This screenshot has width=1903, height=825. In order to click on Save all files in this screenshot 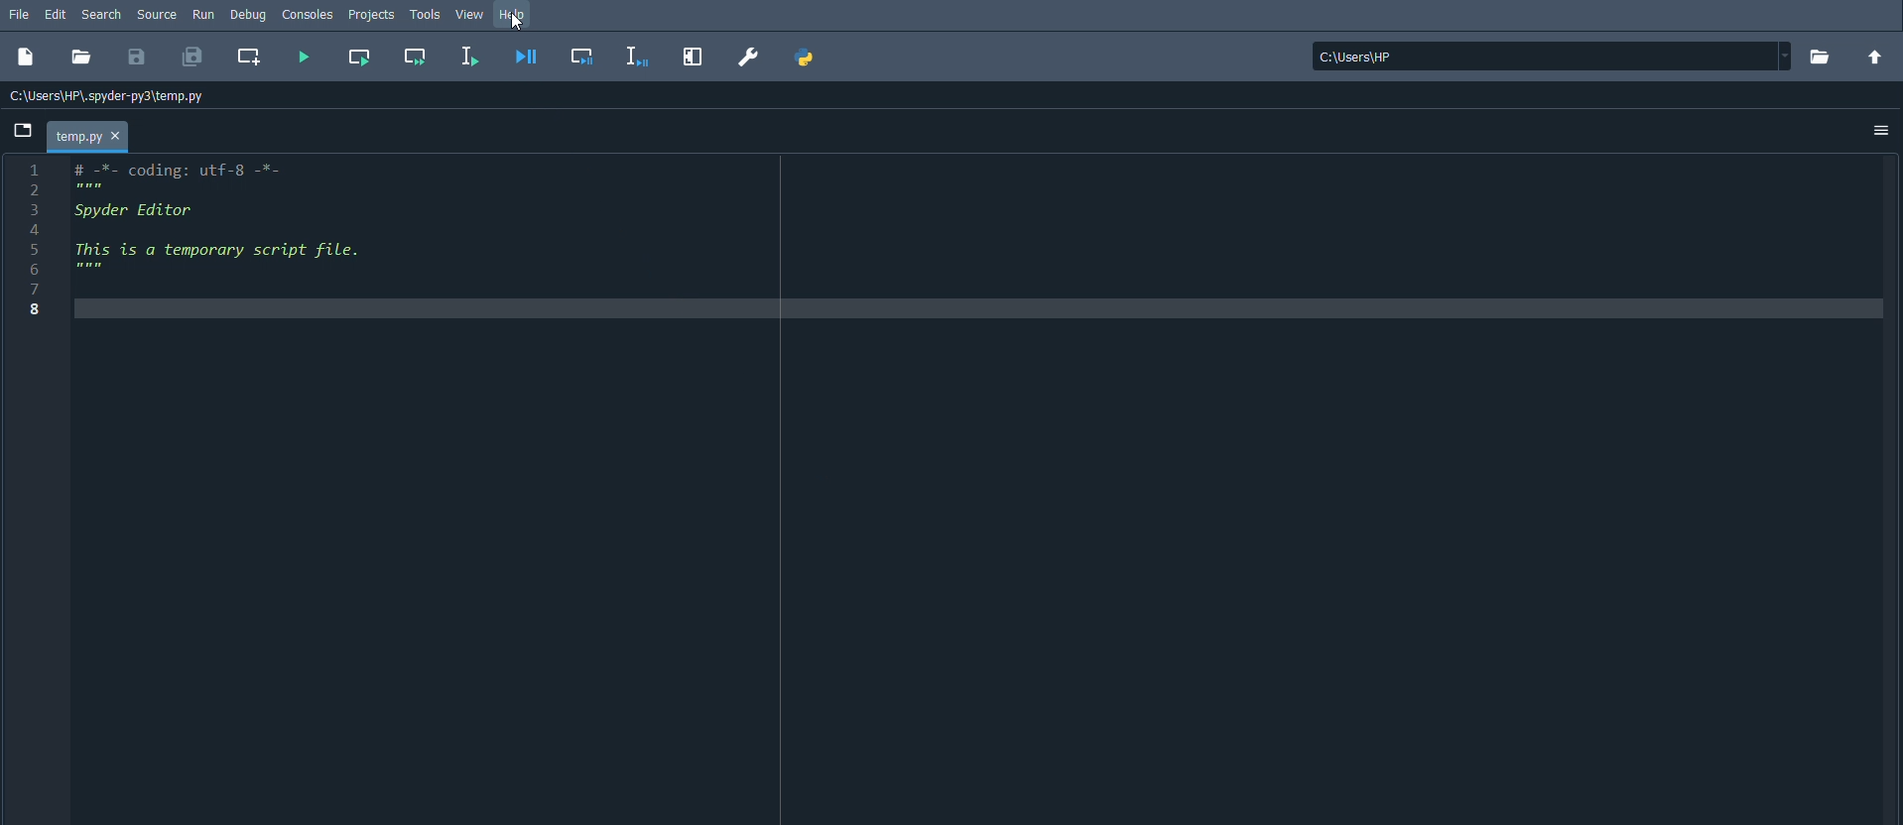, I will do `click(190, 58)`.